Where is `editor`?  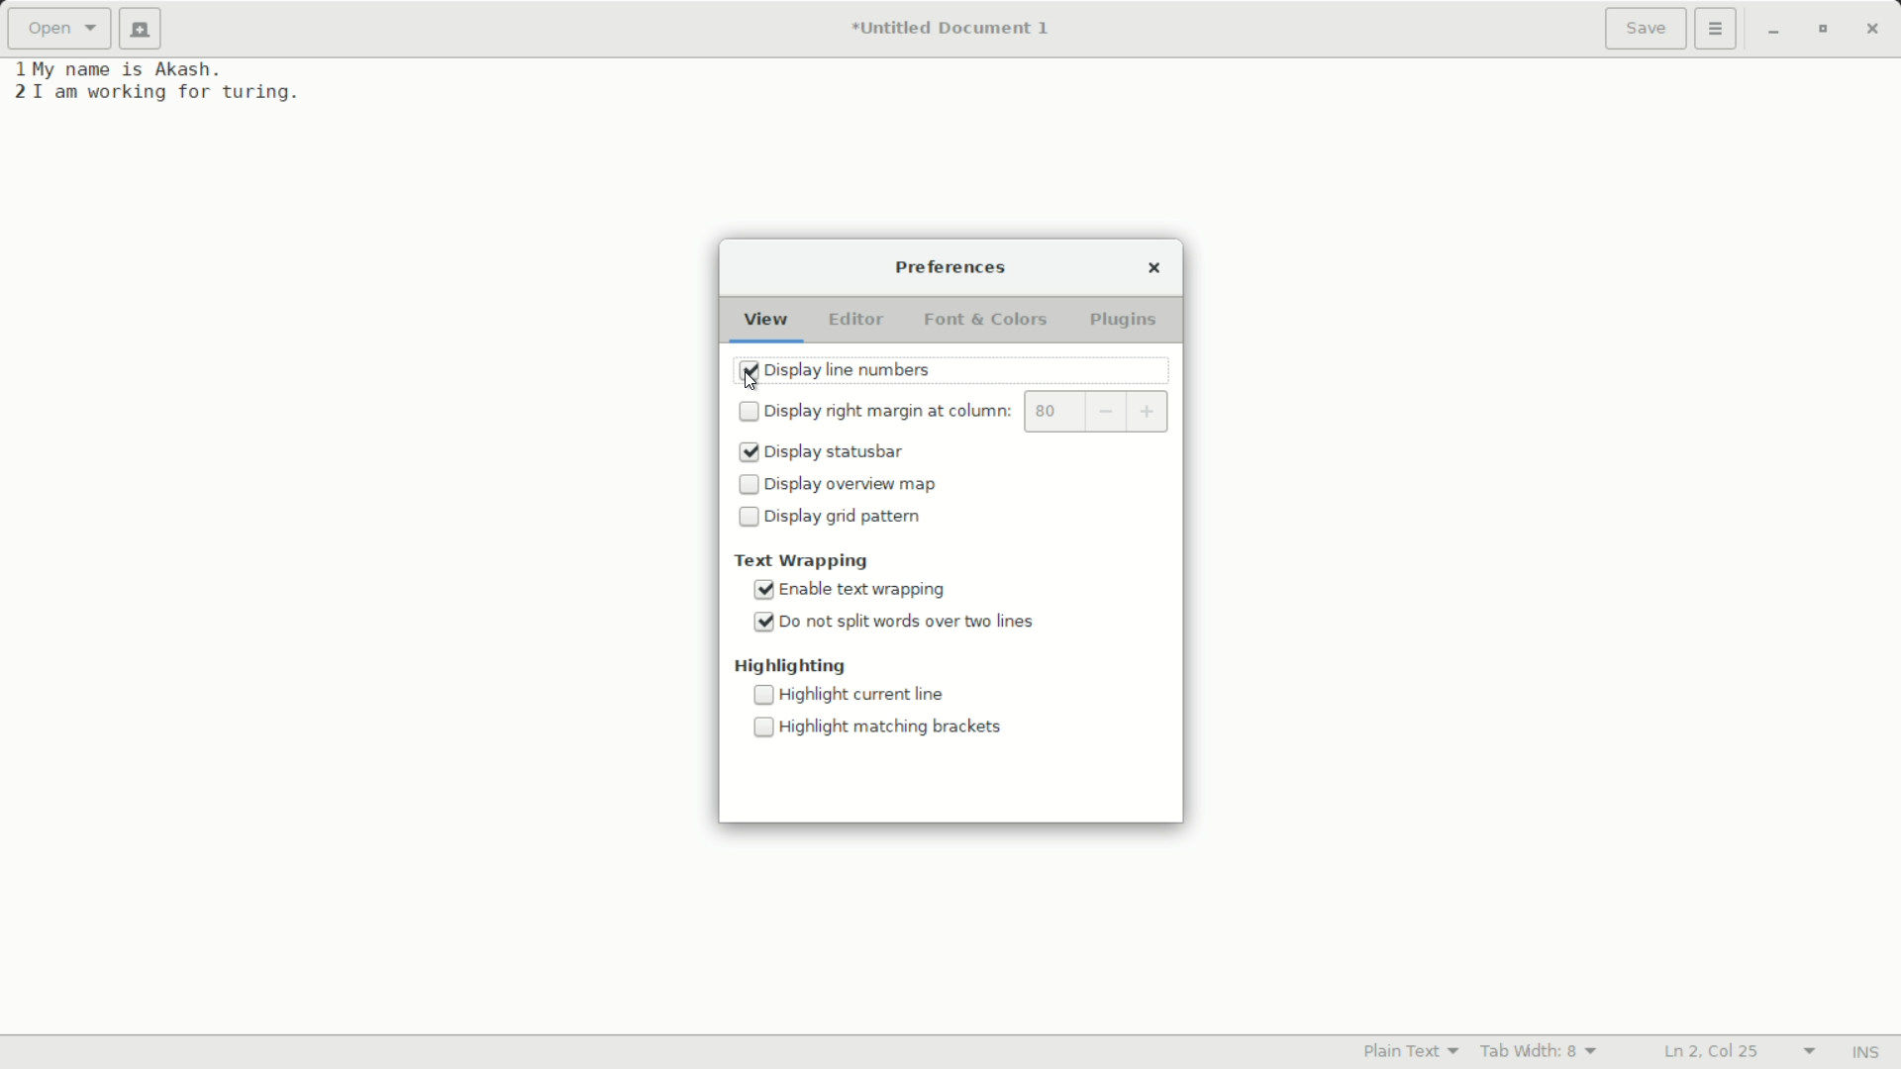 editor is located at coordinates (859, 323).